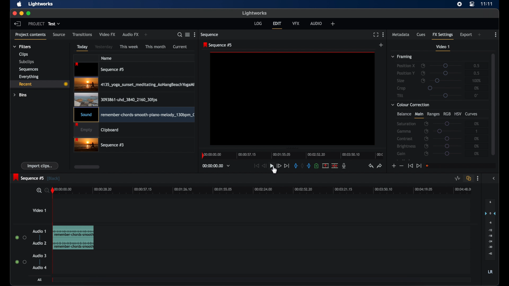 This screenshot has width=509, height=286. I want to click on video clip, so click(96, 130).